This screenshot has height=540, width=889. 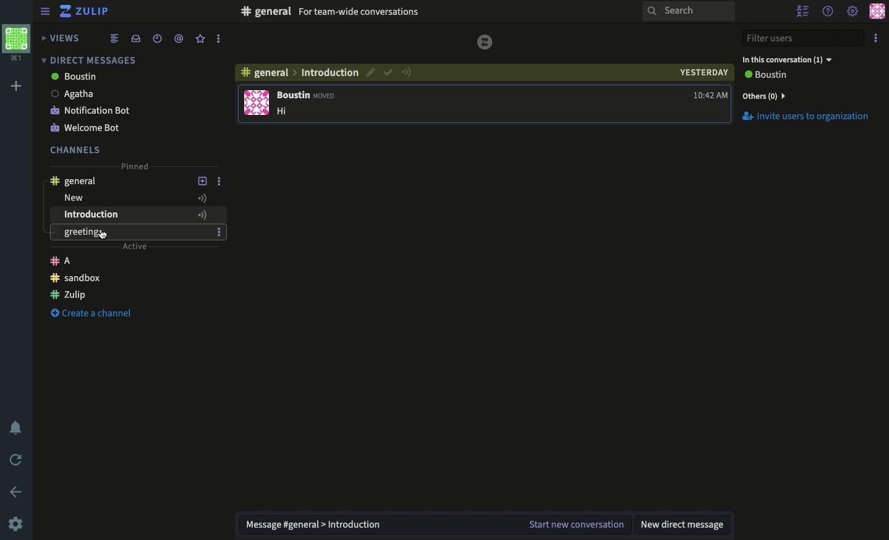 I want to click on Edit, so click(x=369, y=72).